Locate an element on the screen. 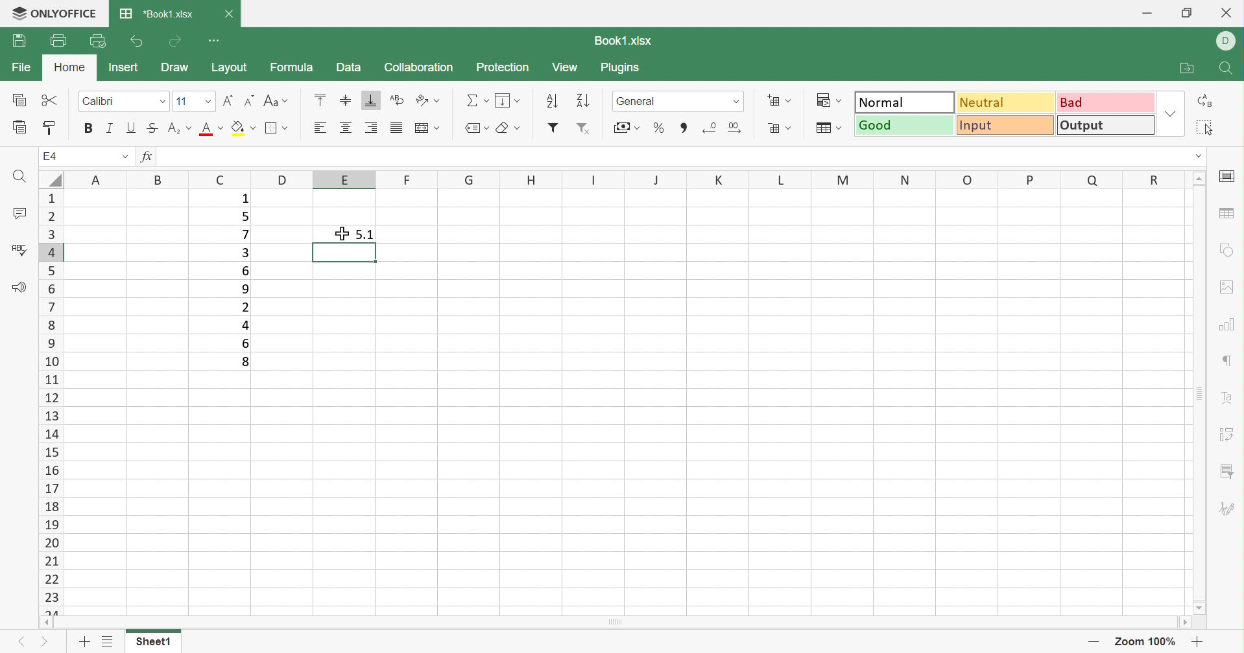 Image resolution: width=1244 pixels, height=653 pixels. Decrease decimals is located at coordinates (711, 126).